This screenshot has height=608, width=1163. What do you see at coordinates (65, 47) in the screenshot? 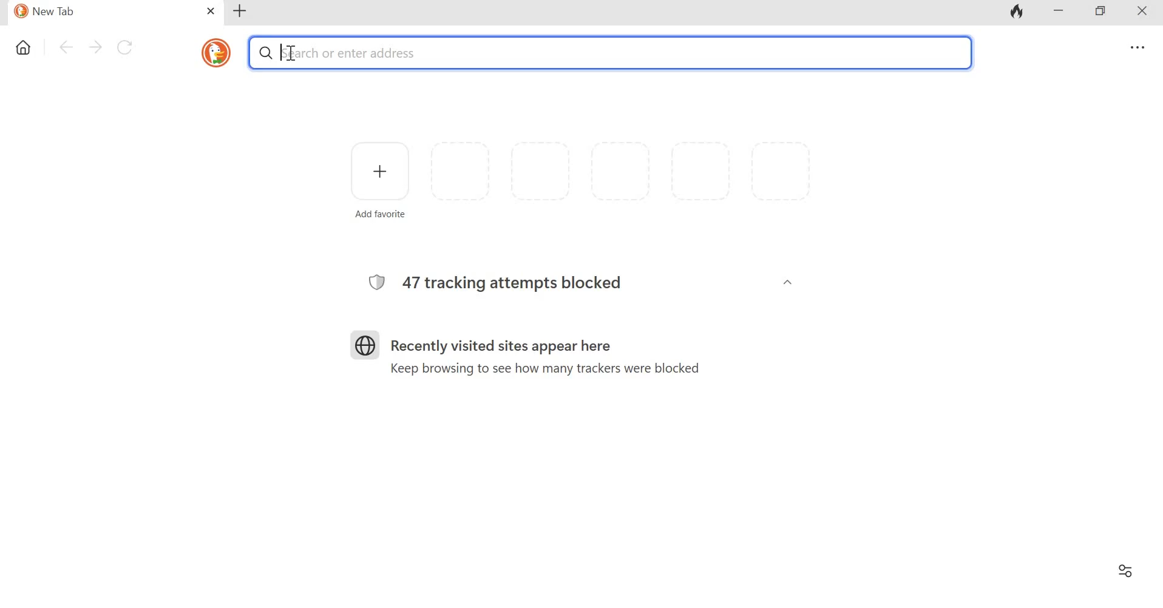
I see `Go back one page` at bounding box center [65, 47].